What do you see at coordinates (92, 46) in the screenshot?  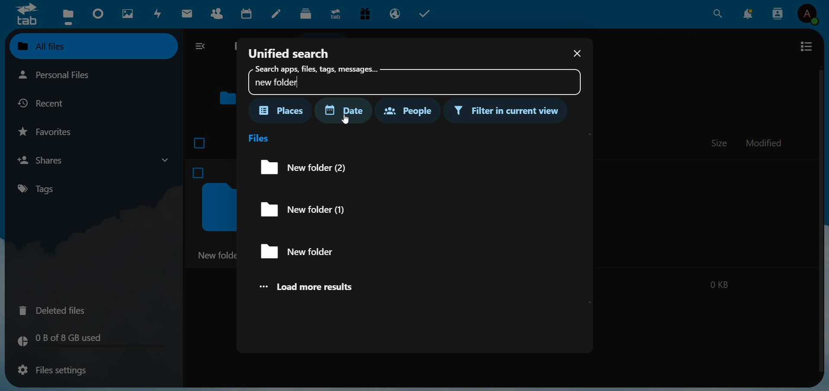 I see `all files` at bounding box center [92, 46].